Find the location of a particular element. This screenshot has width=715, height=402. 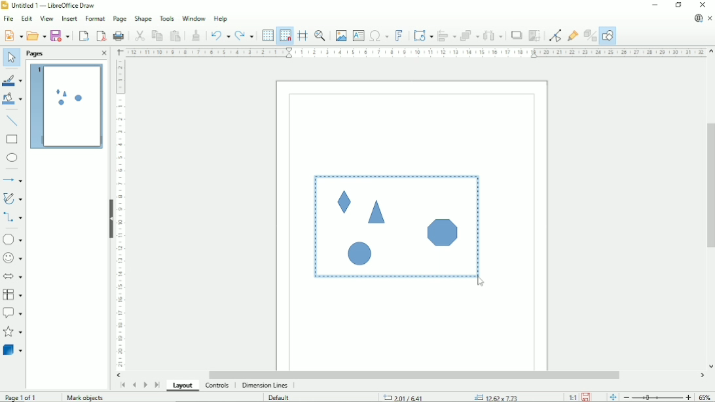

Export is located at coordinates (84, 35).